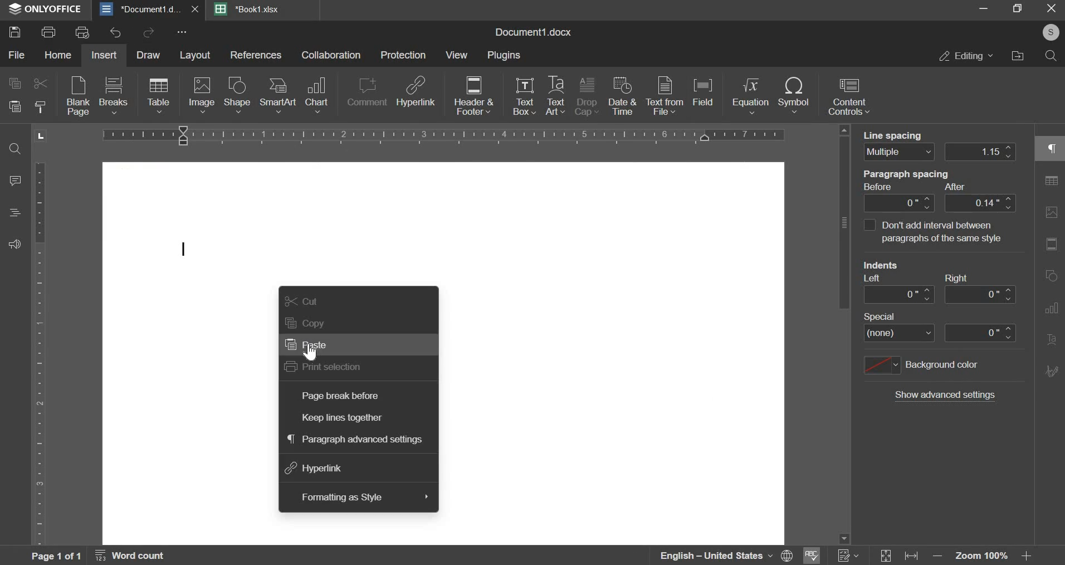 The height and width of the screenshot is (565, 1065). What do you see at coordinates (457, 55) in the screenshot?
I see `view` at bounding box center [457, 55].